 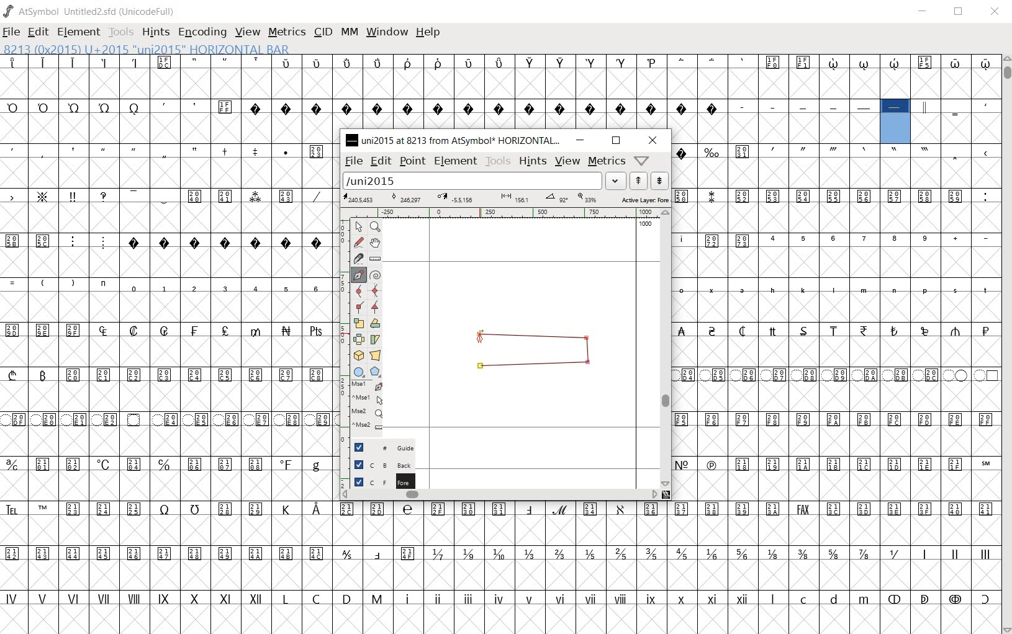 I want to click on CID, so click(x=323, y=32).